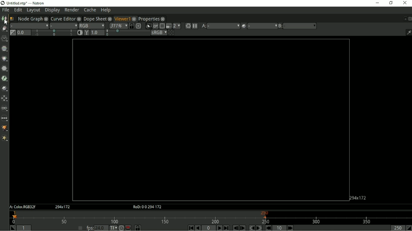 The height and width of the screenshot is (231, 412). Describe the element at coordinates (127, 33) in the screenshot. I see `selection bar` at that location.